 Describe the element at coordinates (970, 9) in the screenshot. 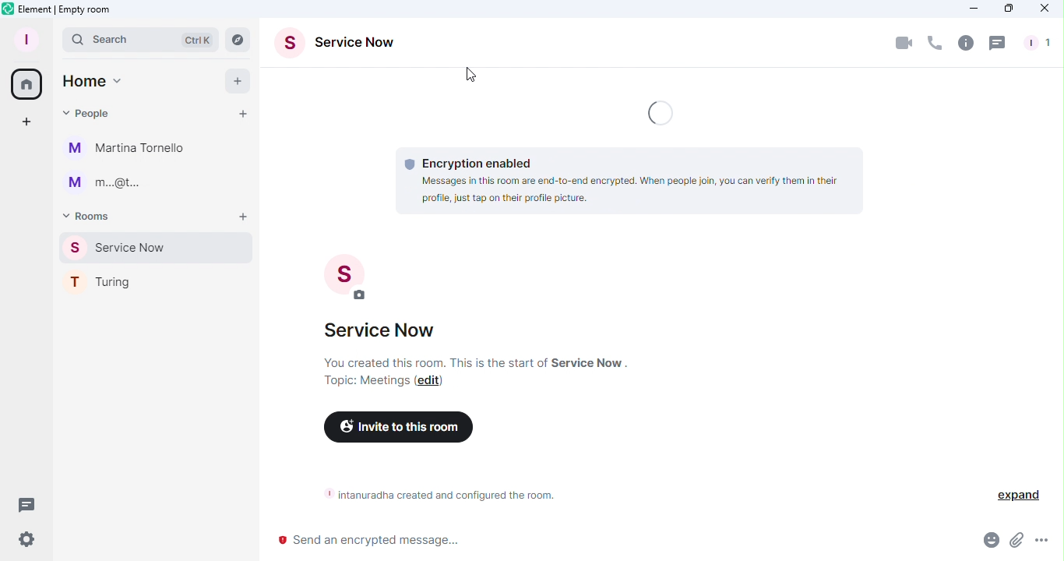

I see `Minimize` at that location.